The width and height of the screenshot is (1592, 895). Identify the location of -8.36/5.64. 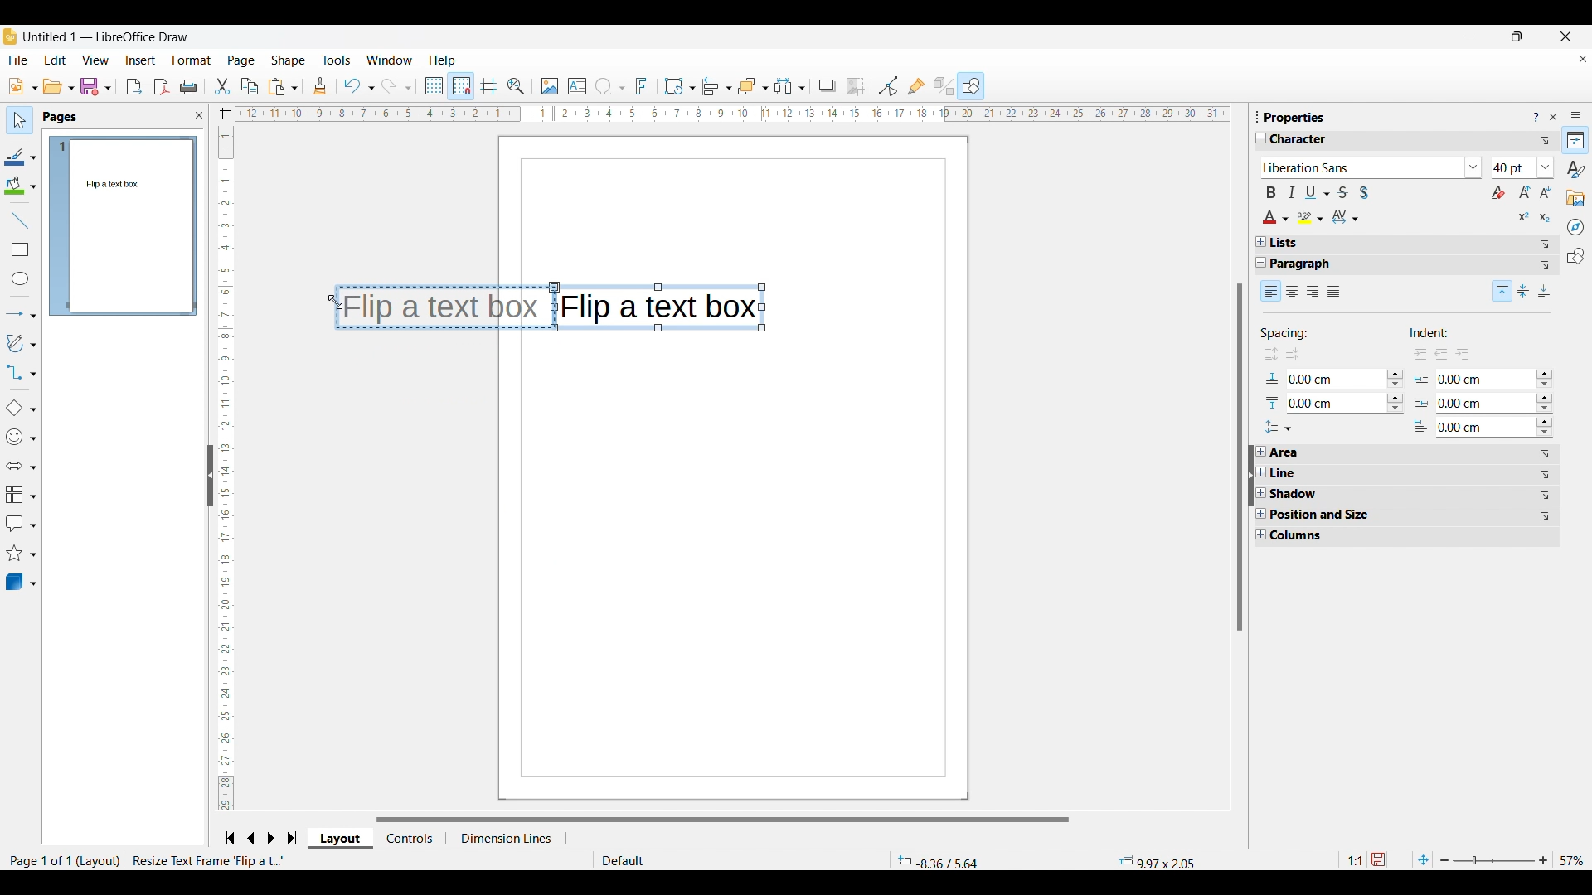
(939, 860).